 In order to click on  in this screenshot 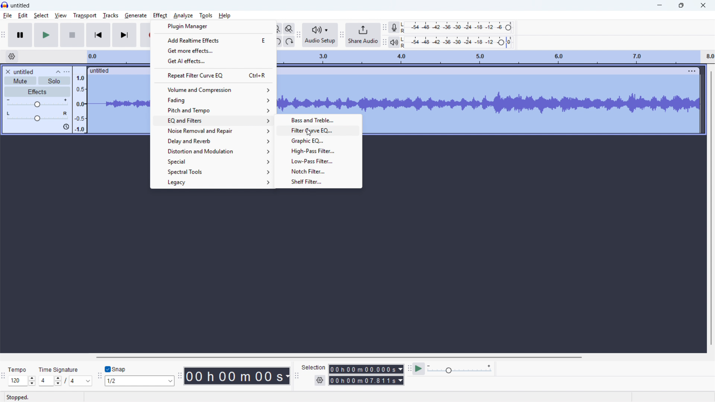, I will do `click(318, 150)`.